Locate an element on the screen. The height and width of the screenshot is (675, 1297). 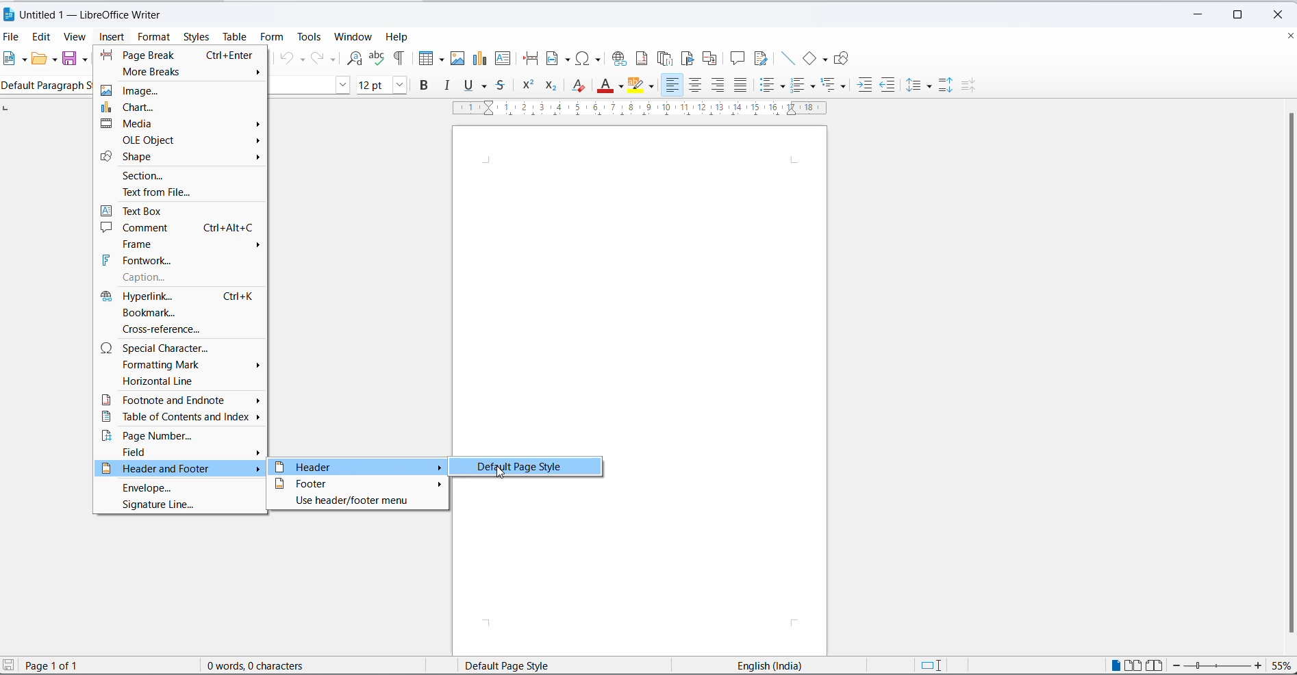
toggle ordered list is located at coordinates (801, 85).